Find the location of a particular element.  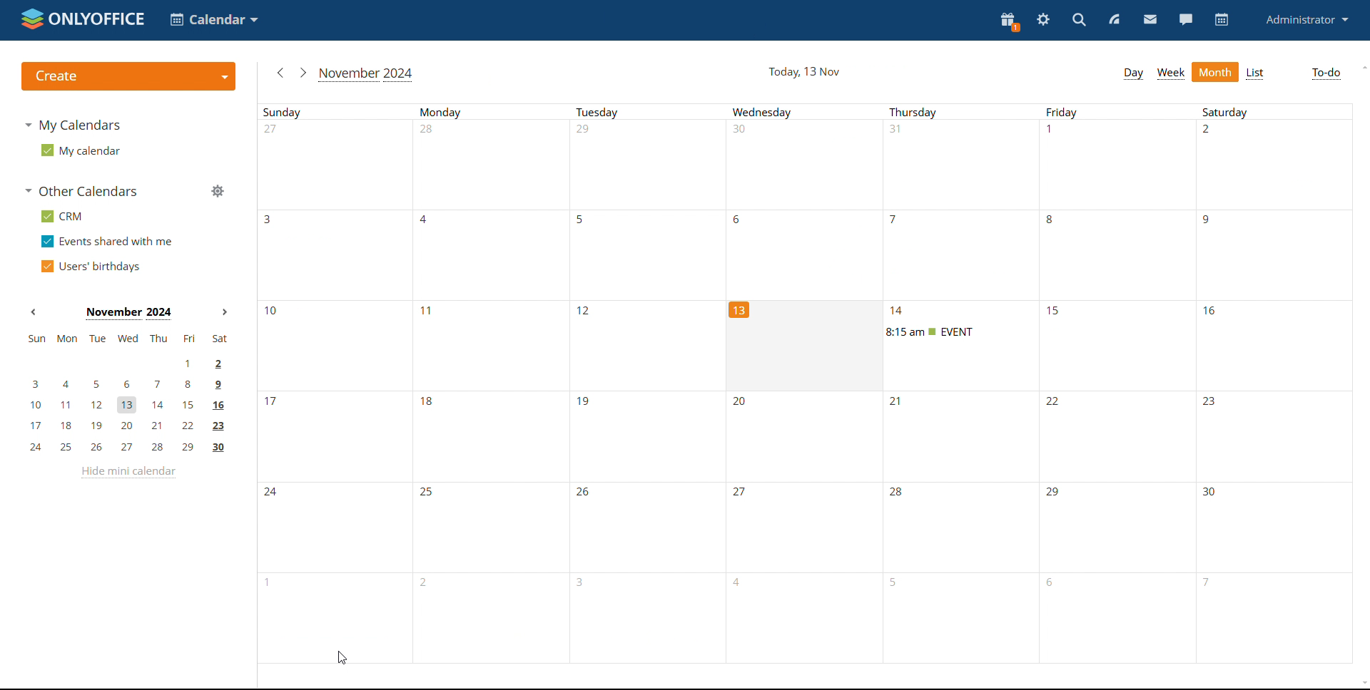

administrator is located at coordinates (1306, 19).